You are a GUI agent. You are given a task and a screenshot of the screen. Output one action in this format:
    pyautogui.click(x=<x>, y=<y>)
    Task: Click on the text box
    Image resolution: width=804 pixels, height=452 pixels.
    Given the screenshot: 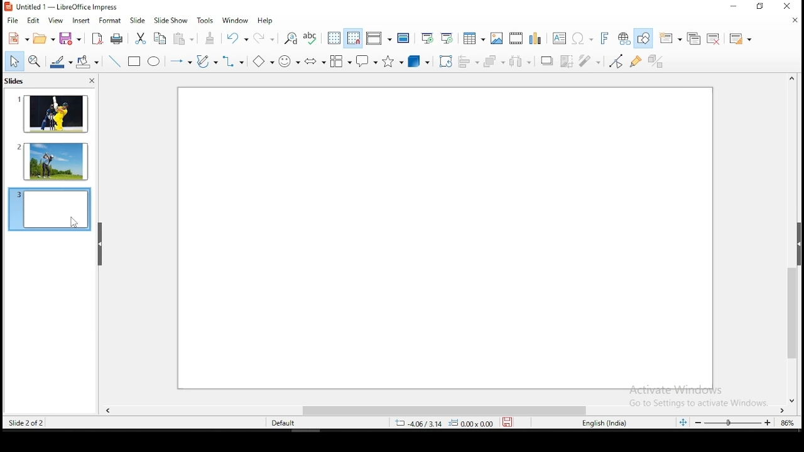 What is the action you would take?
    pyautogui.click(x=558, y=38)
    